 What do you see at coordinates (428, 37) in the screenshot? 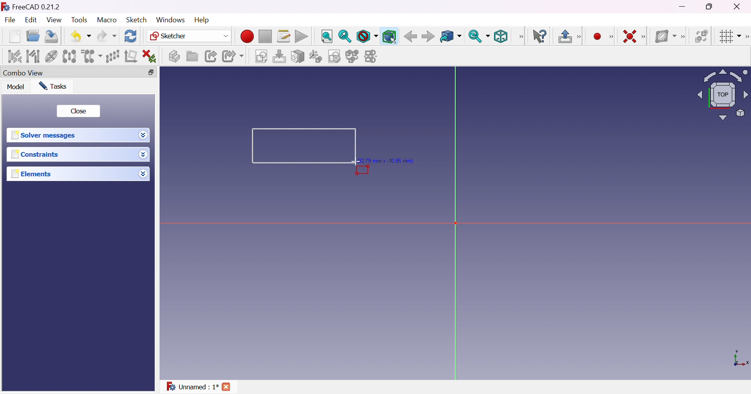
I see `Forward` at bounding box center [428, 37].